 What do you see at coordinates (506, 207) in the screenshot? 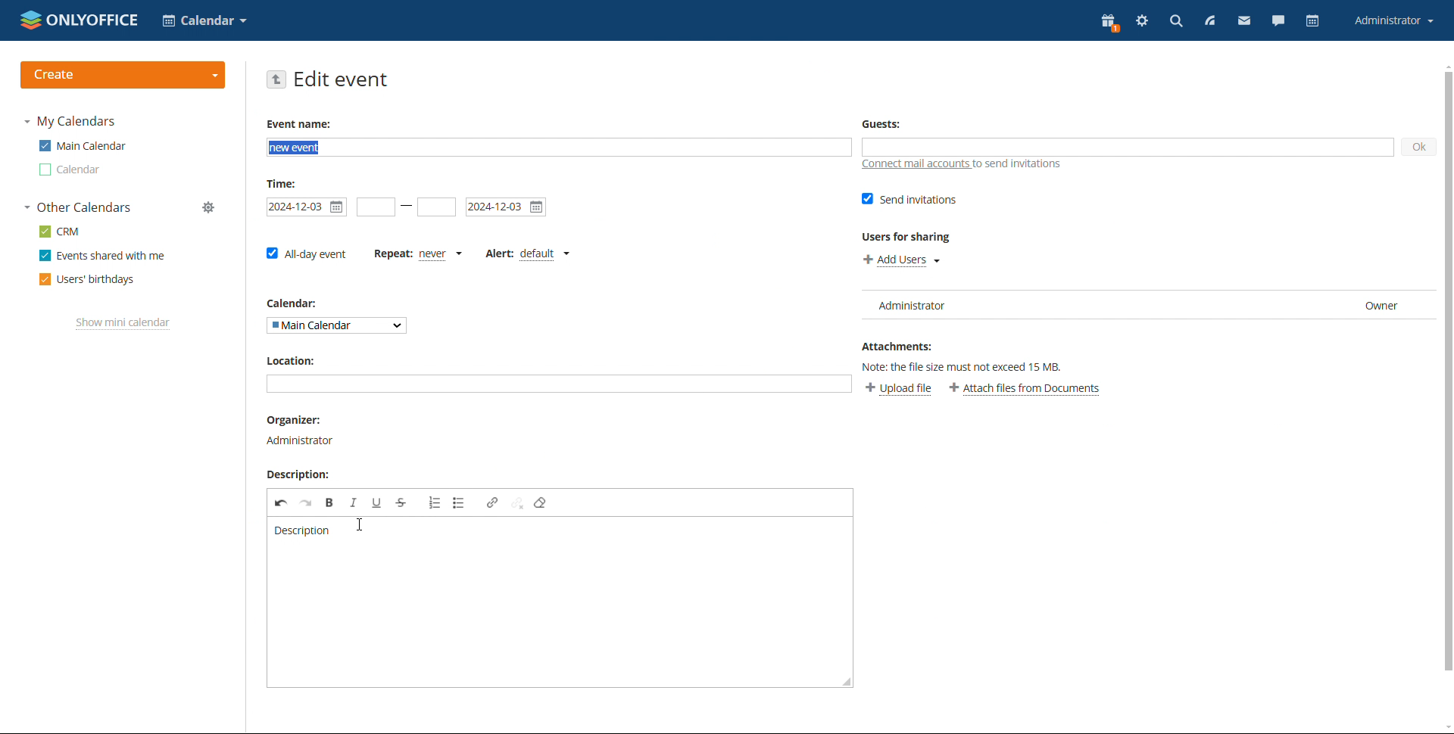
I see `end date` at bounding box center [506, 207].